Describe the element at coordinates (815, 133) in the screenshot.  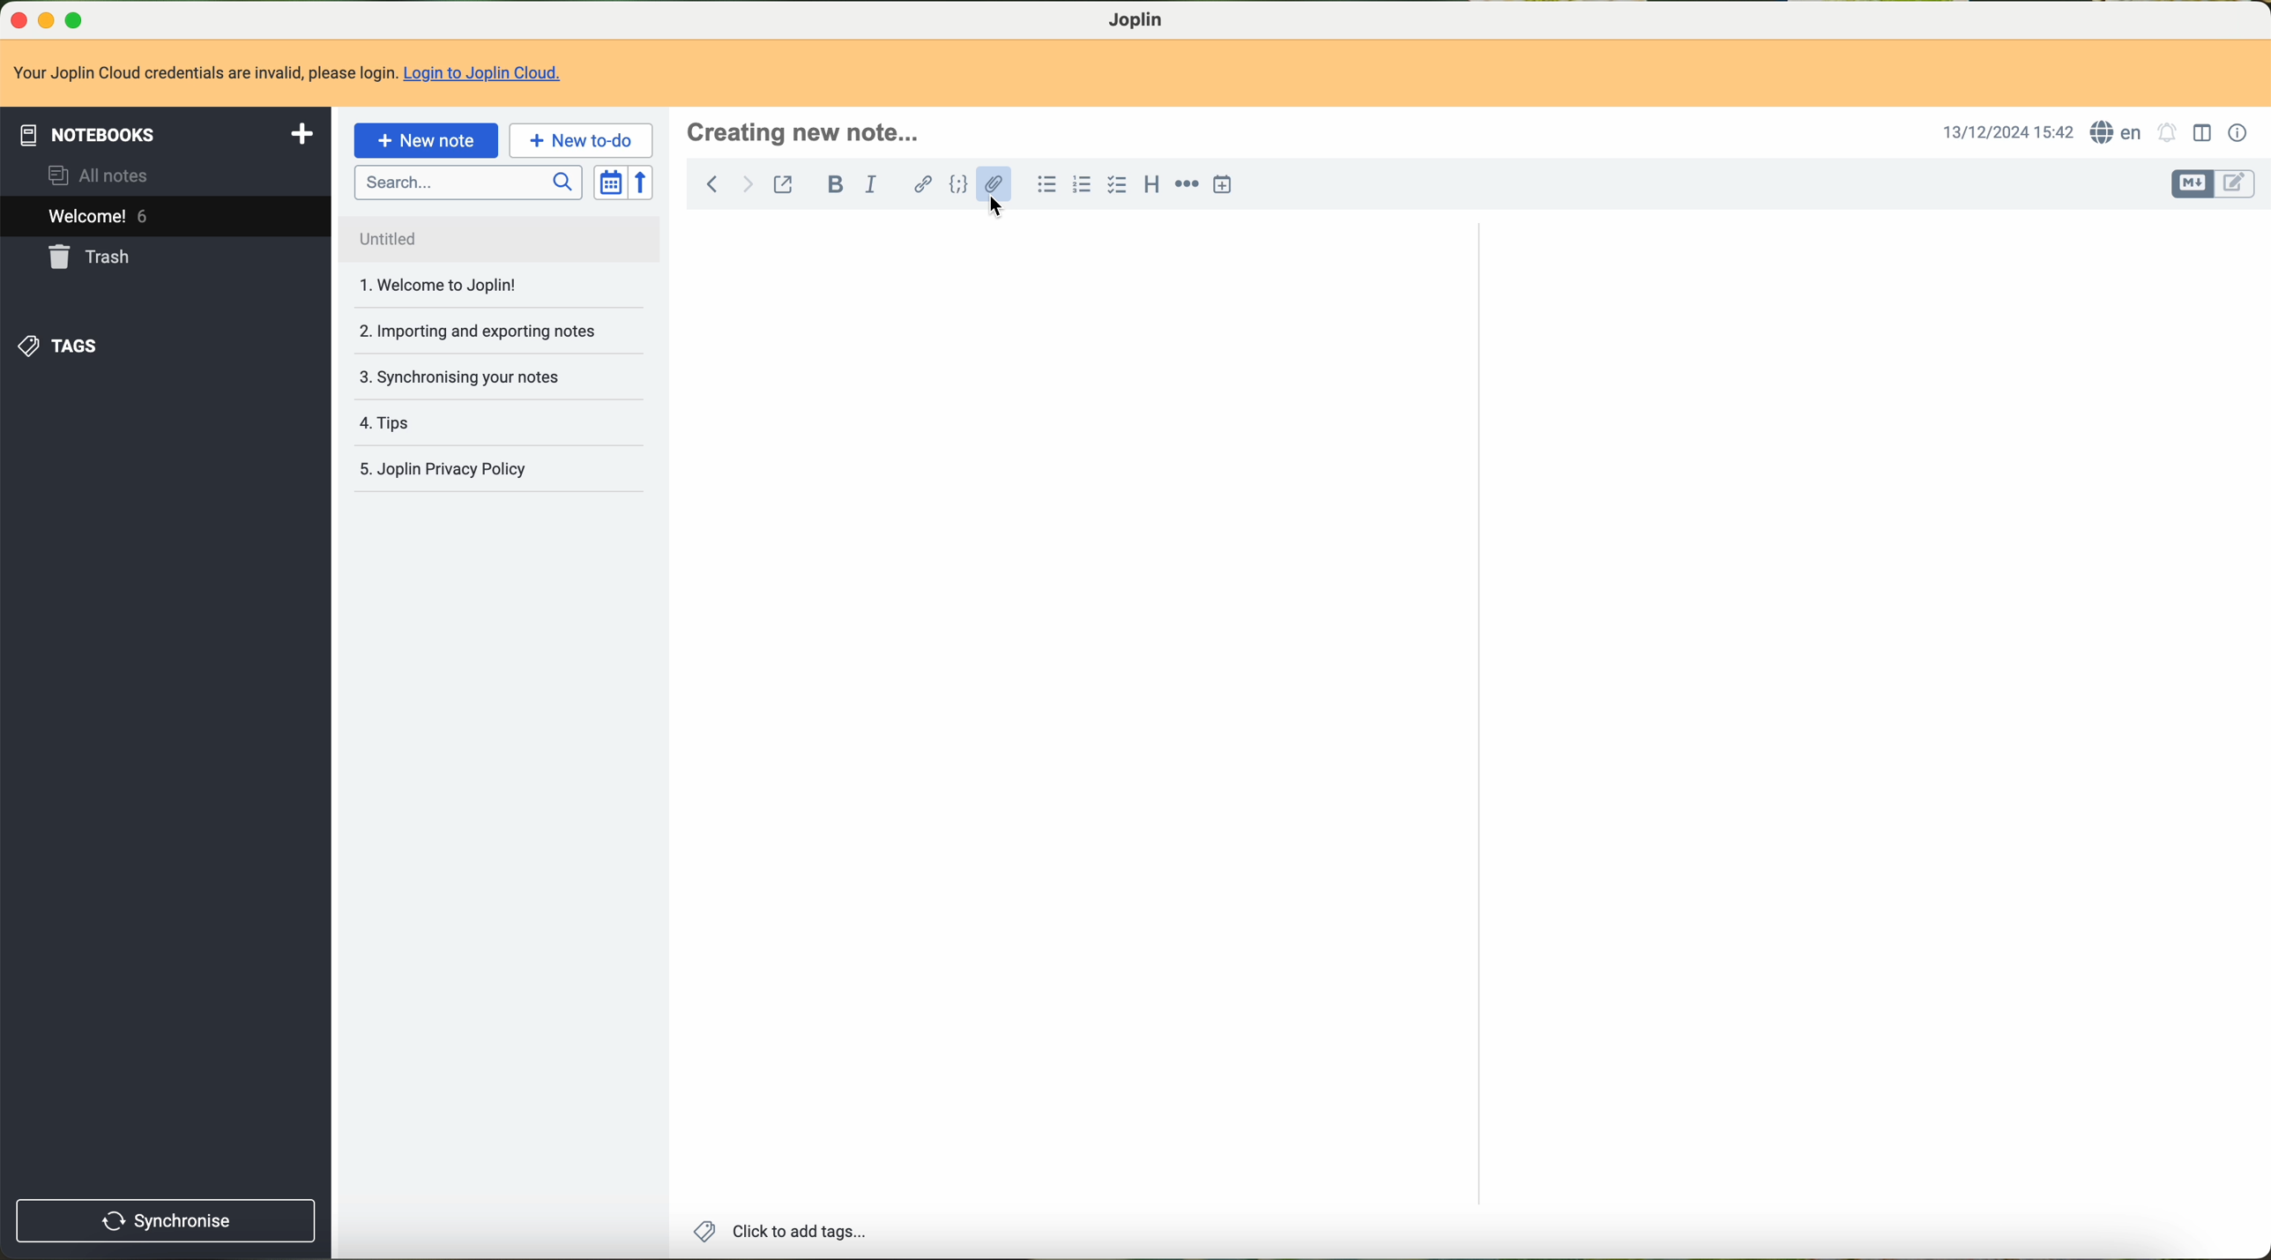
I see `creating new note` at that location.